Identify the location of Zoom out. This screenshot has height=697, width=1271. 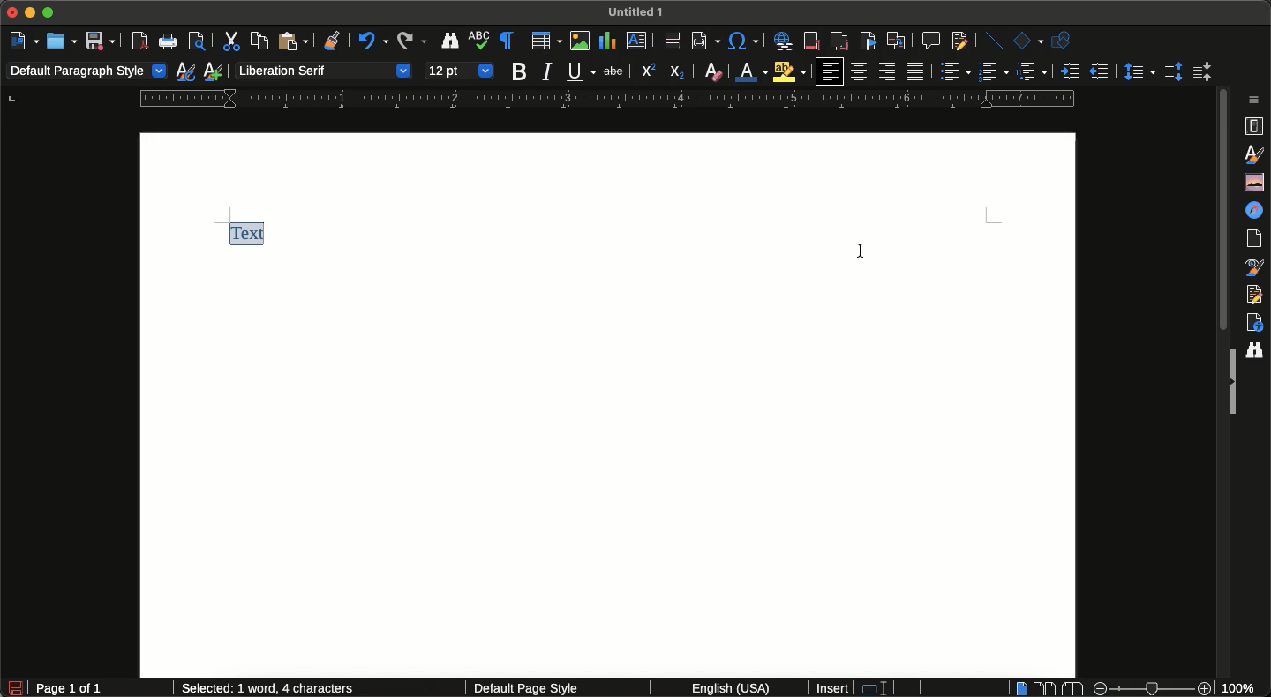
(1095, 688).